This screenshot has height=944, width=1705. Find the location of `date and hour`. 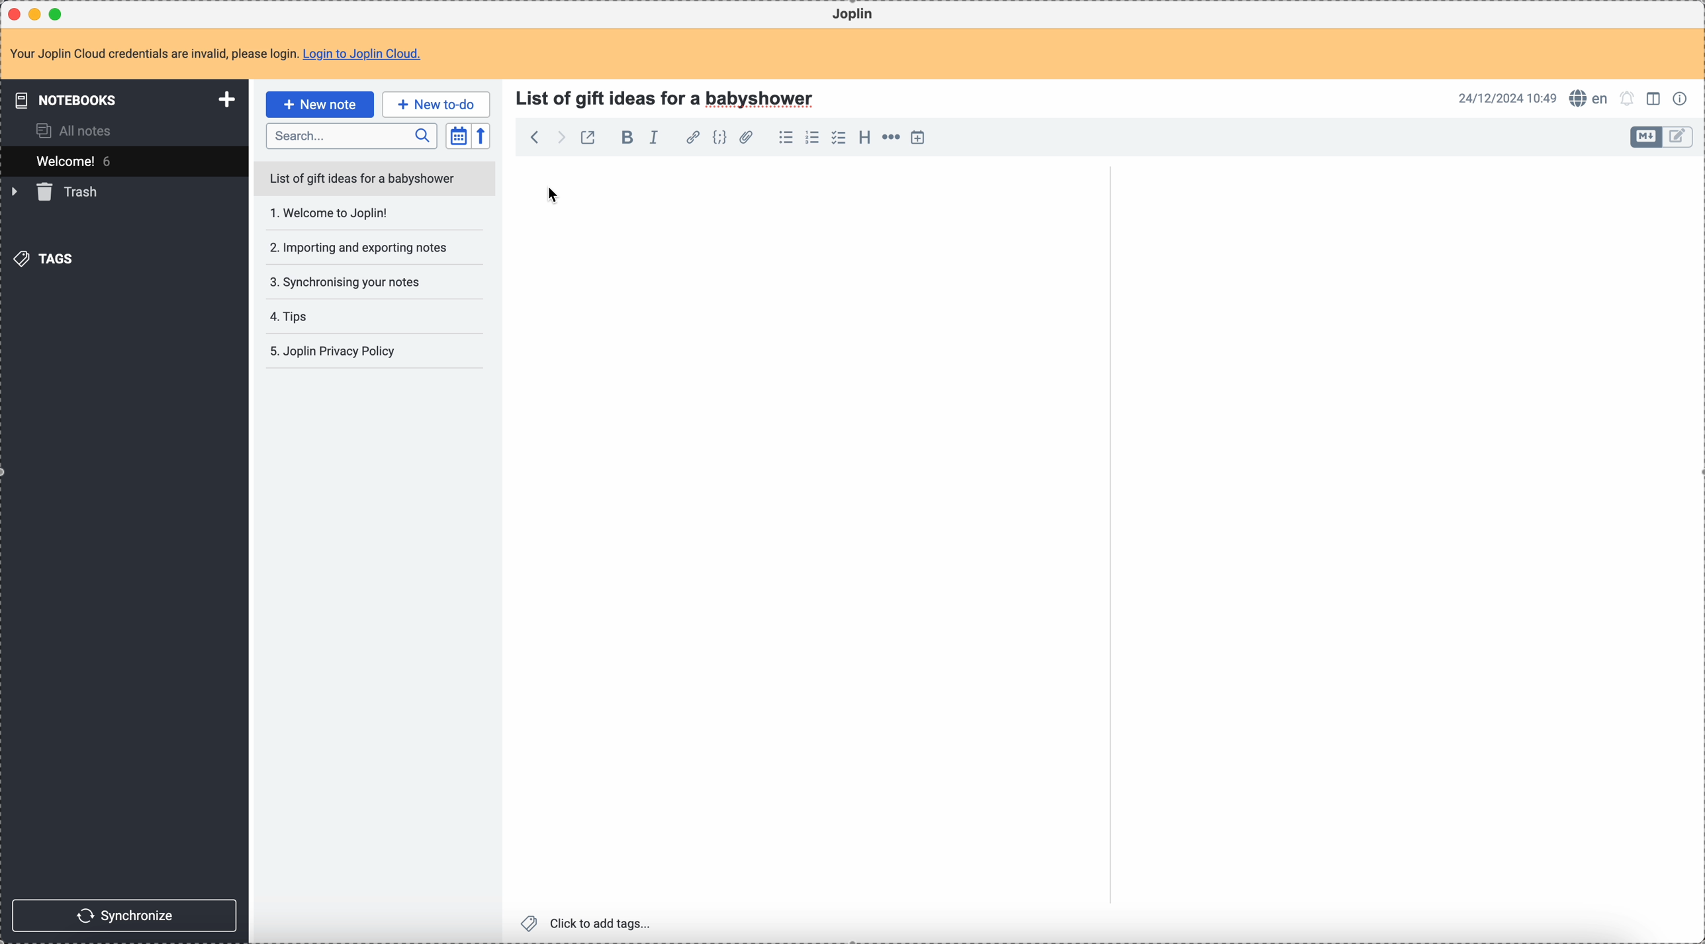

date and hour is located at coordinates (1507, 98).